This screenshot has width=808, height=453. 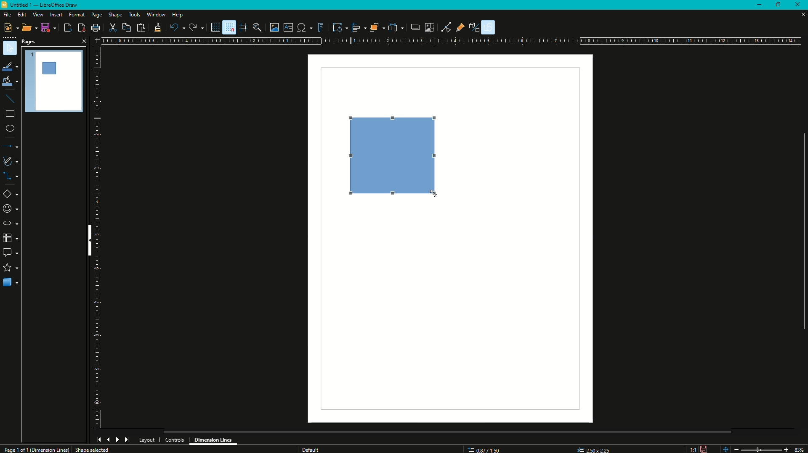 What do you see at coordinates (704, 448) in the screenshot?
I see `Not saved` at bounding box center [704, 448].